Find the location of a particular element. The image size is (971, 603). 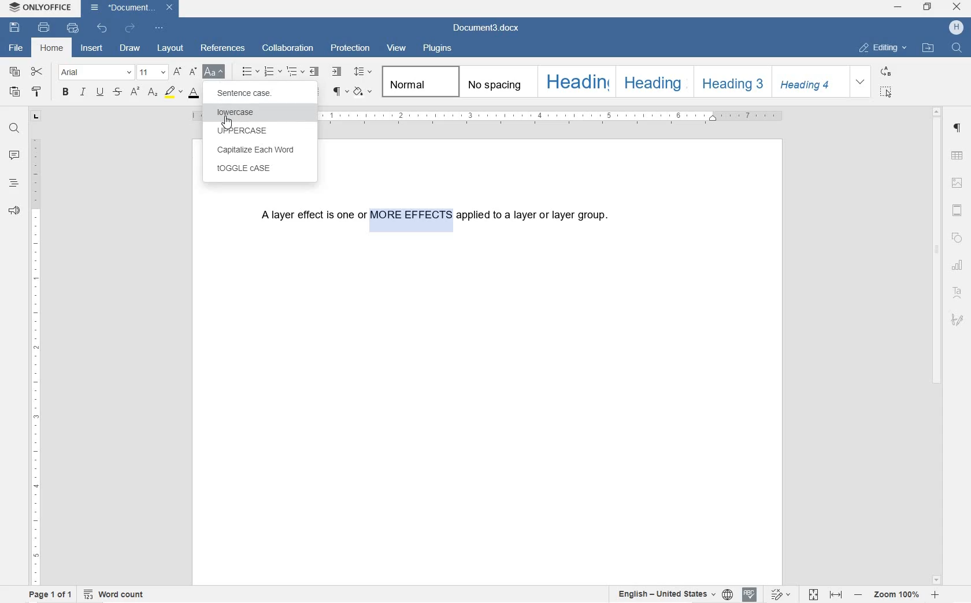

ITALIC is located at coordinates (84, 92).